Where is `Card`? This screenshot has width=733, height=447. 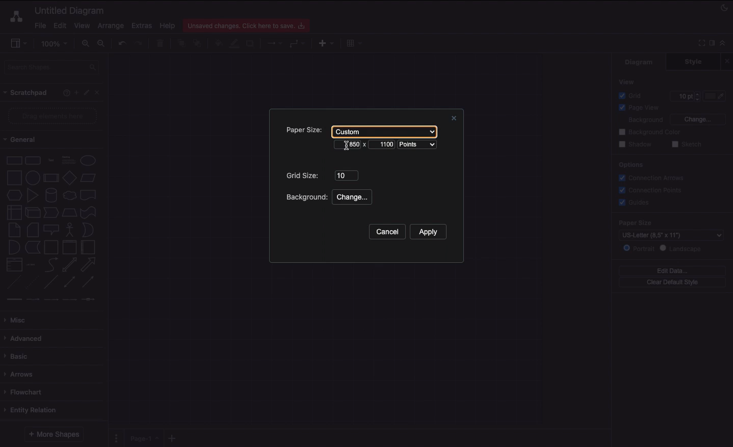
Card is located at coordinates (33, 230).